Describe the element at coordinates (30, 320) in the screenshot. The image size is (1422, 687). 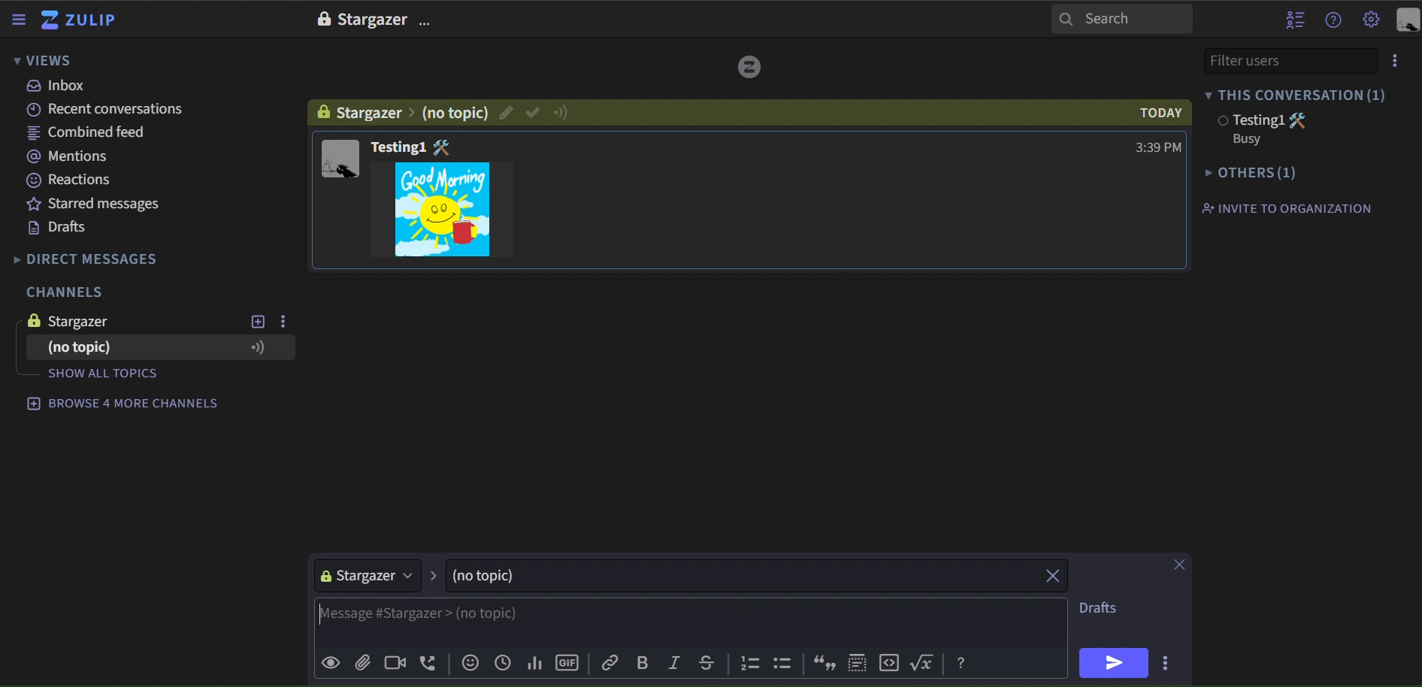
I see `image` at that location.